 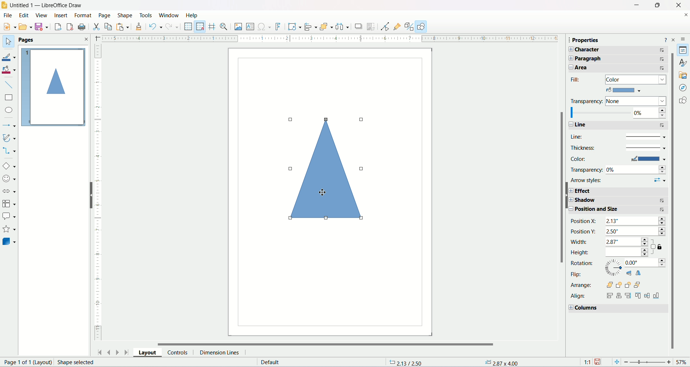 I want to click on color, so click(x=626, y=91).